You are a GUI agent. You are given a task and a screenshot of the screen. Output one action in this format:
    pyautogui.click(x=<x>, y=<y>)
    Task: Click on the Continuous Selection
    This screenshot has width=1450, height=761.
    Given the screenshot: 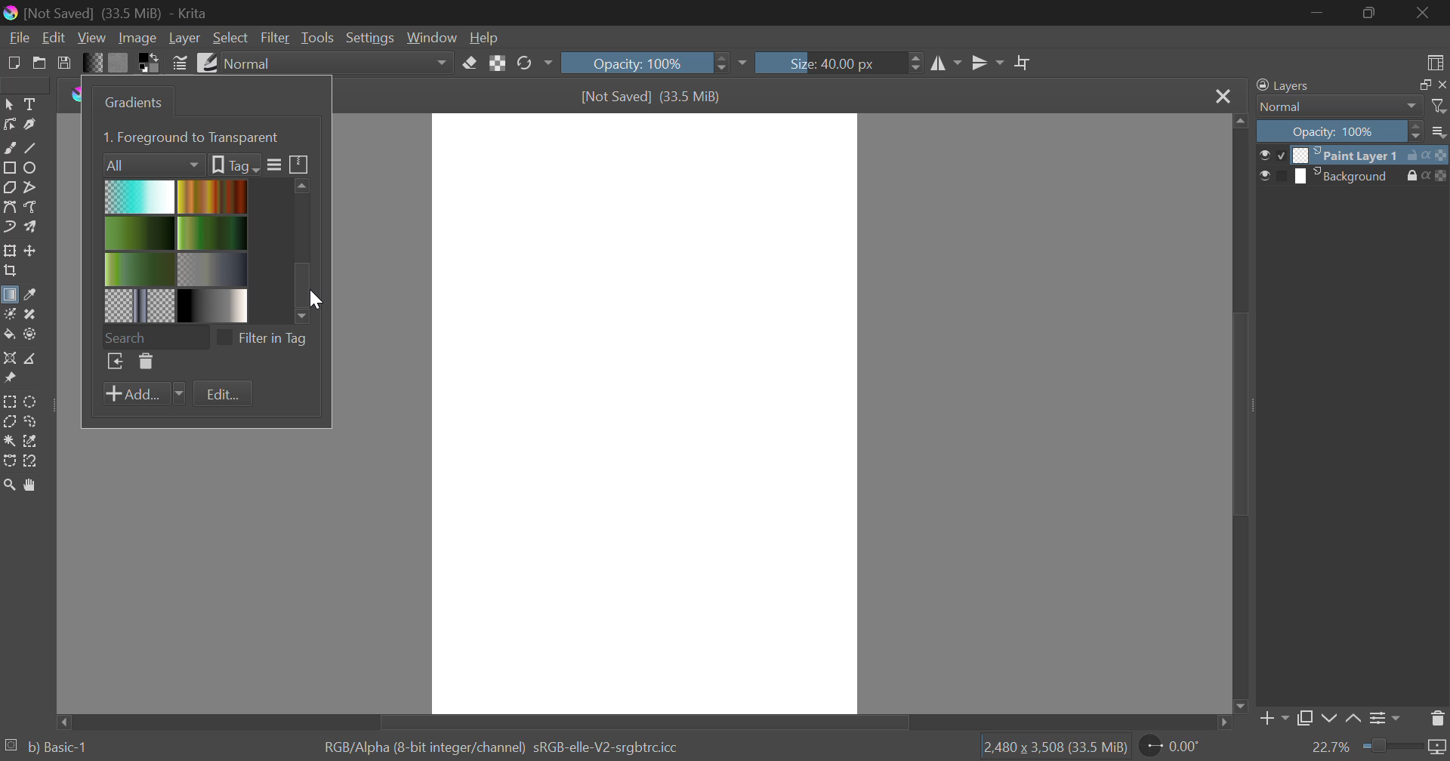 What is the action you would take?
    pyautogui.click(x=9, y=440)
    